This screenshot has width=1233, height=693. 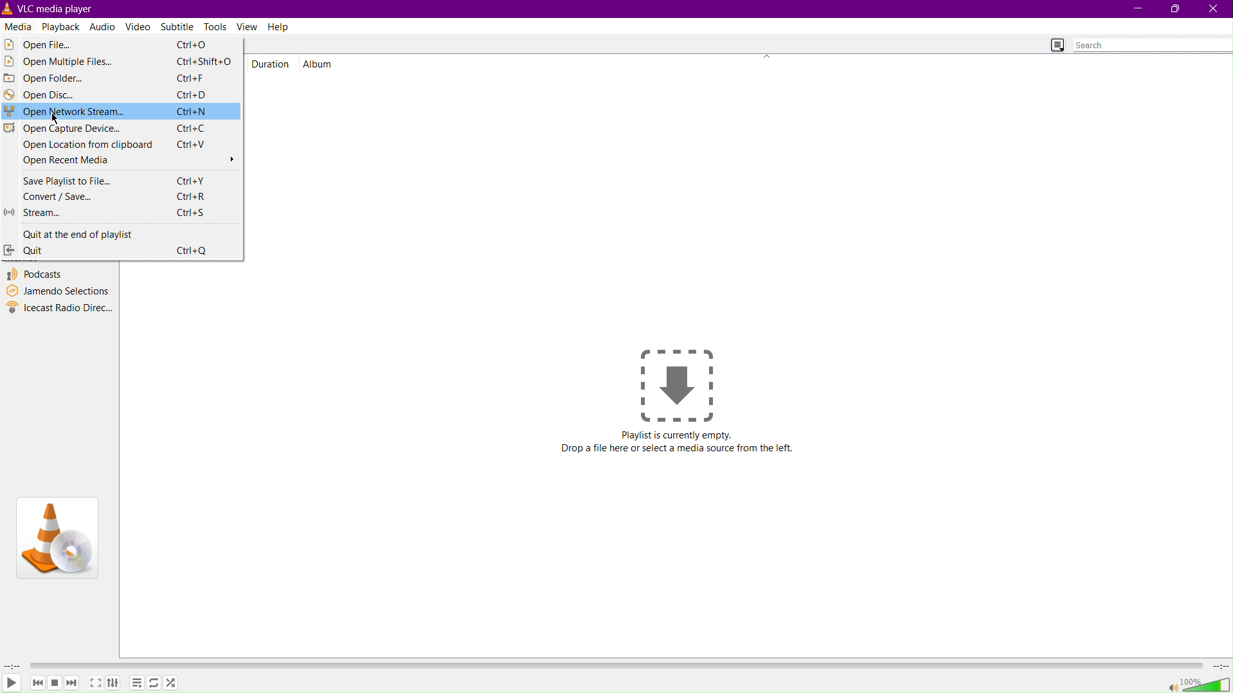 I want to click on Podcasts, so click(x=35, y=274).